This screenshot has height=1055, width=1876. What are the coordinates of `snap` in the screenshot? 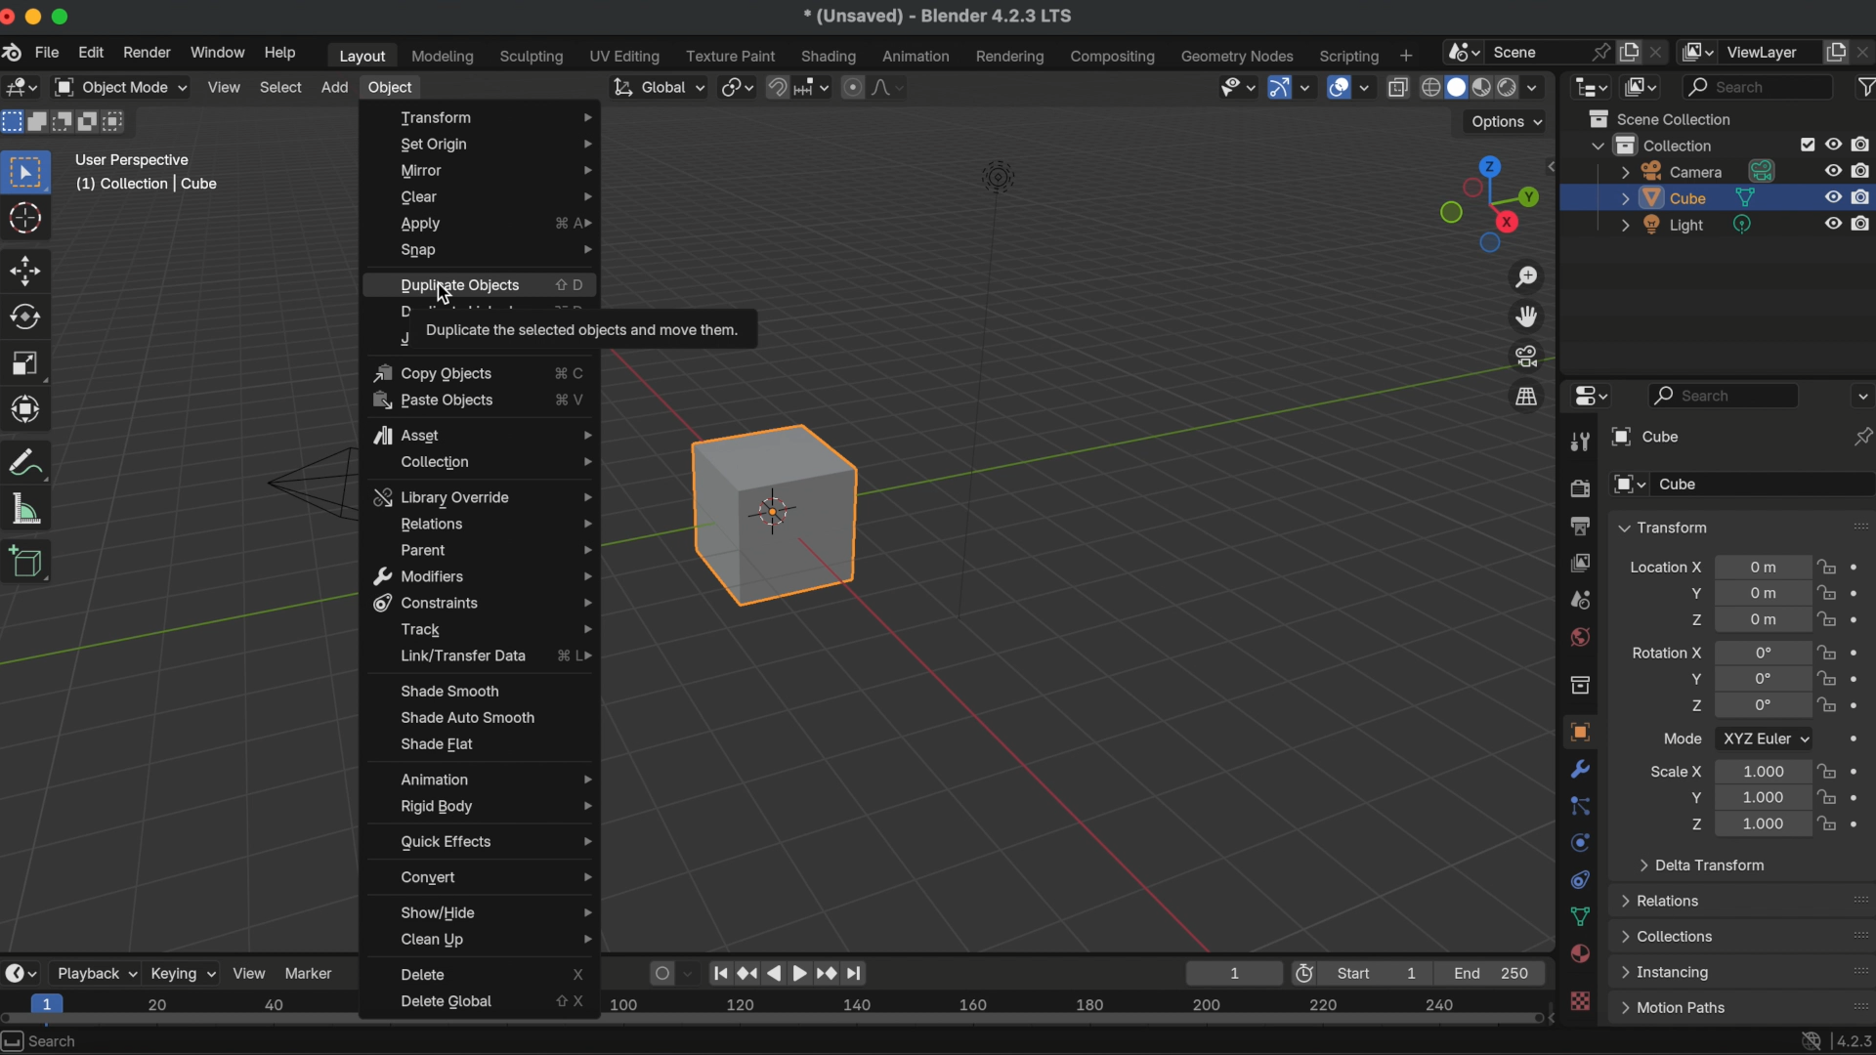 It's located at (779, 85).